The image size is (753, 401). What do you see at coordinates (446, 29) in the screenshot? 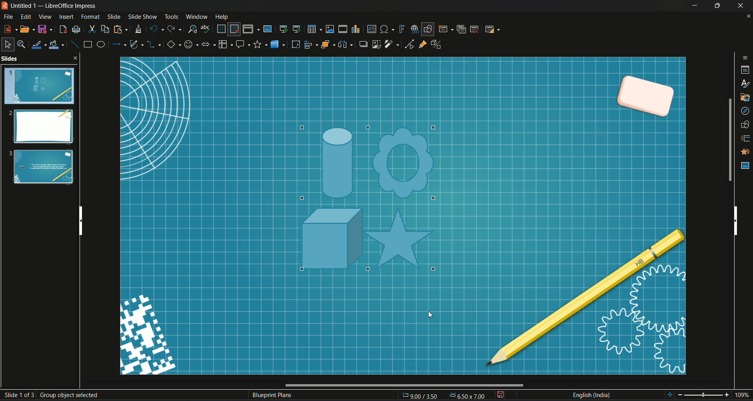
I see `new slide` at bounding box center [446, 29].